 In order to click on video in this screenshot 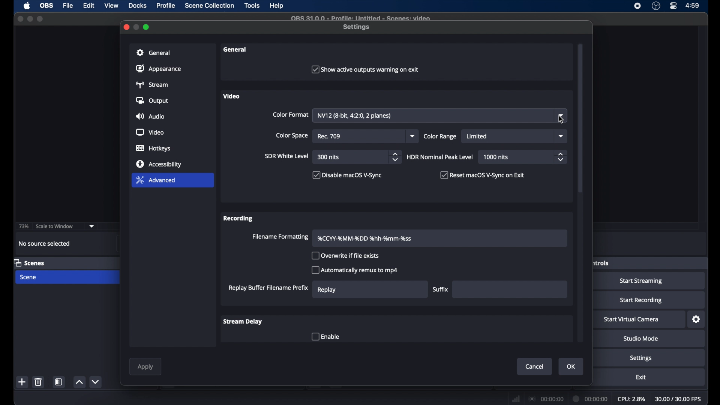, I will do `click(150, 132)`.